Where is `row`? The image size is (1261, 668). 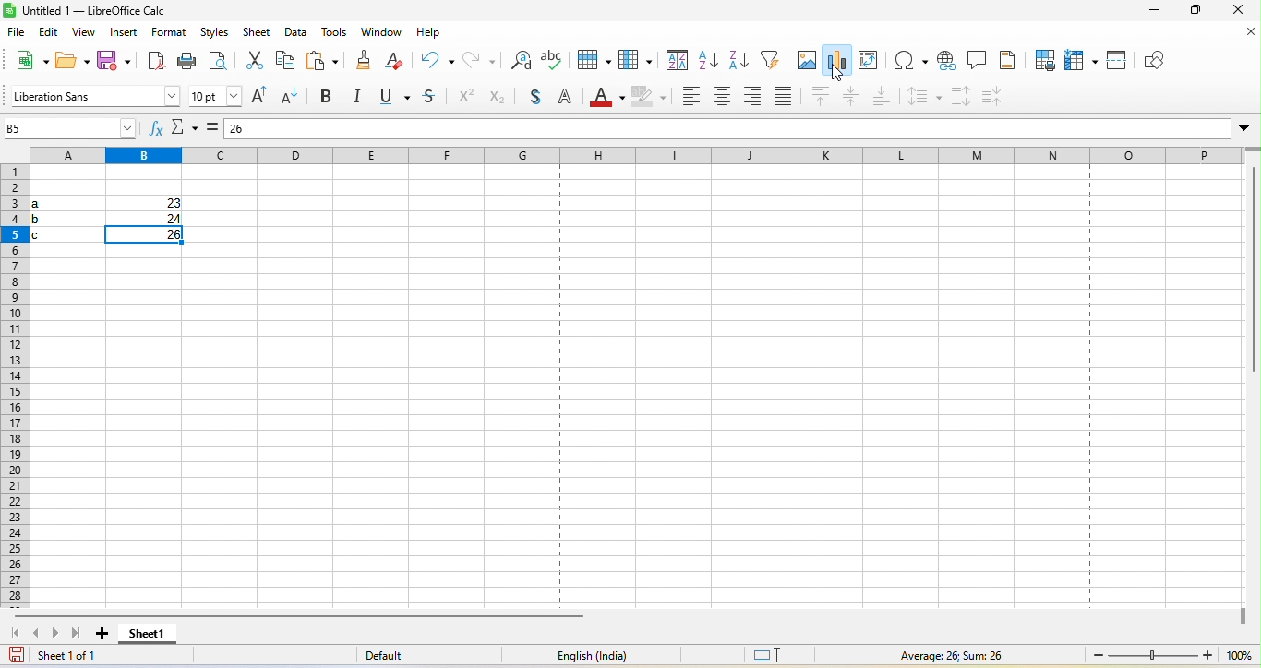
row is located at coordinates (17, 381).